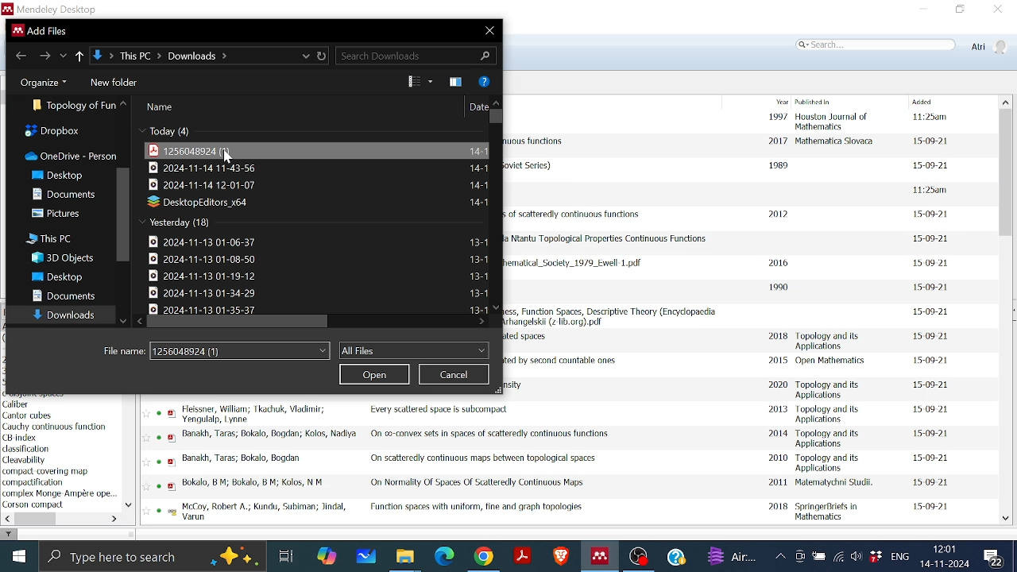 The width and height of the screenshot is (1017, 572). I want to click on Move down, so click(1007, 519).